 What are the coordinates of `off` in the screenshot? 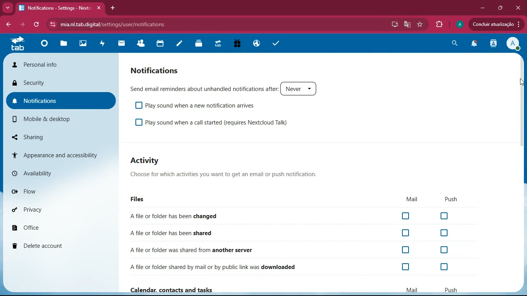 It's located at (406, 267).